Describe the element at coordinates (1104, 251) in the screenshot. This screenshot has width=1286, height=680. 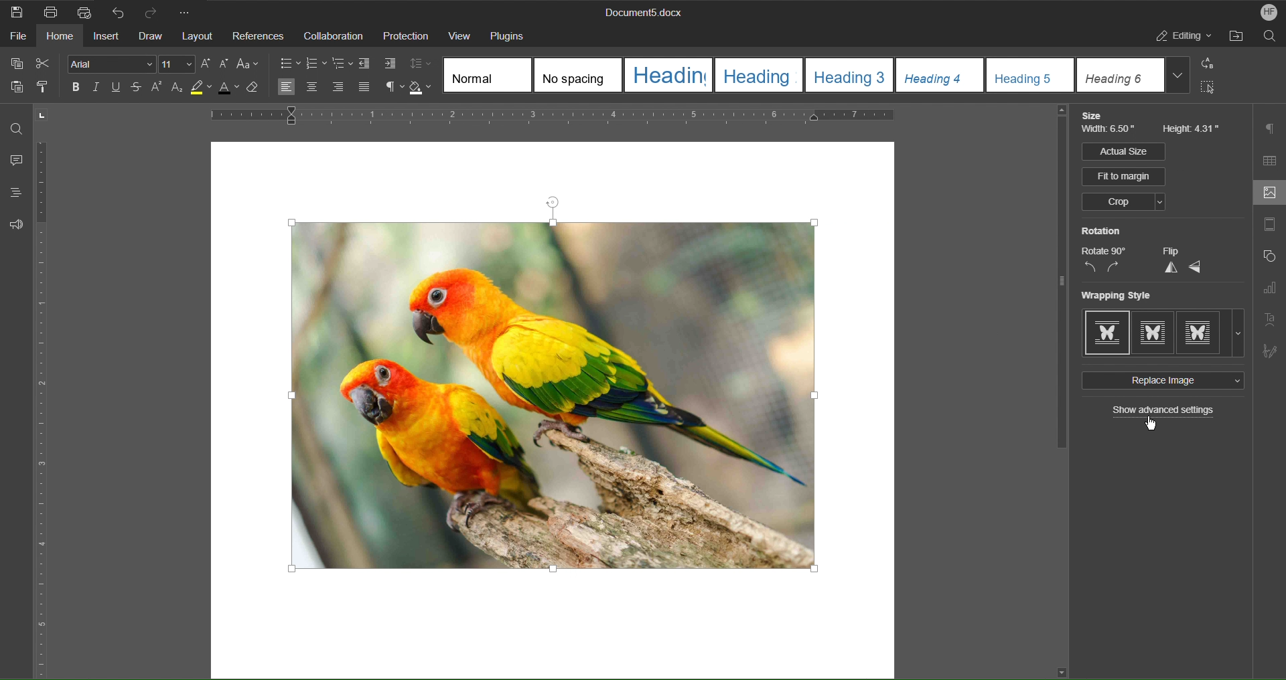
I see `Rotate 90` at that location.